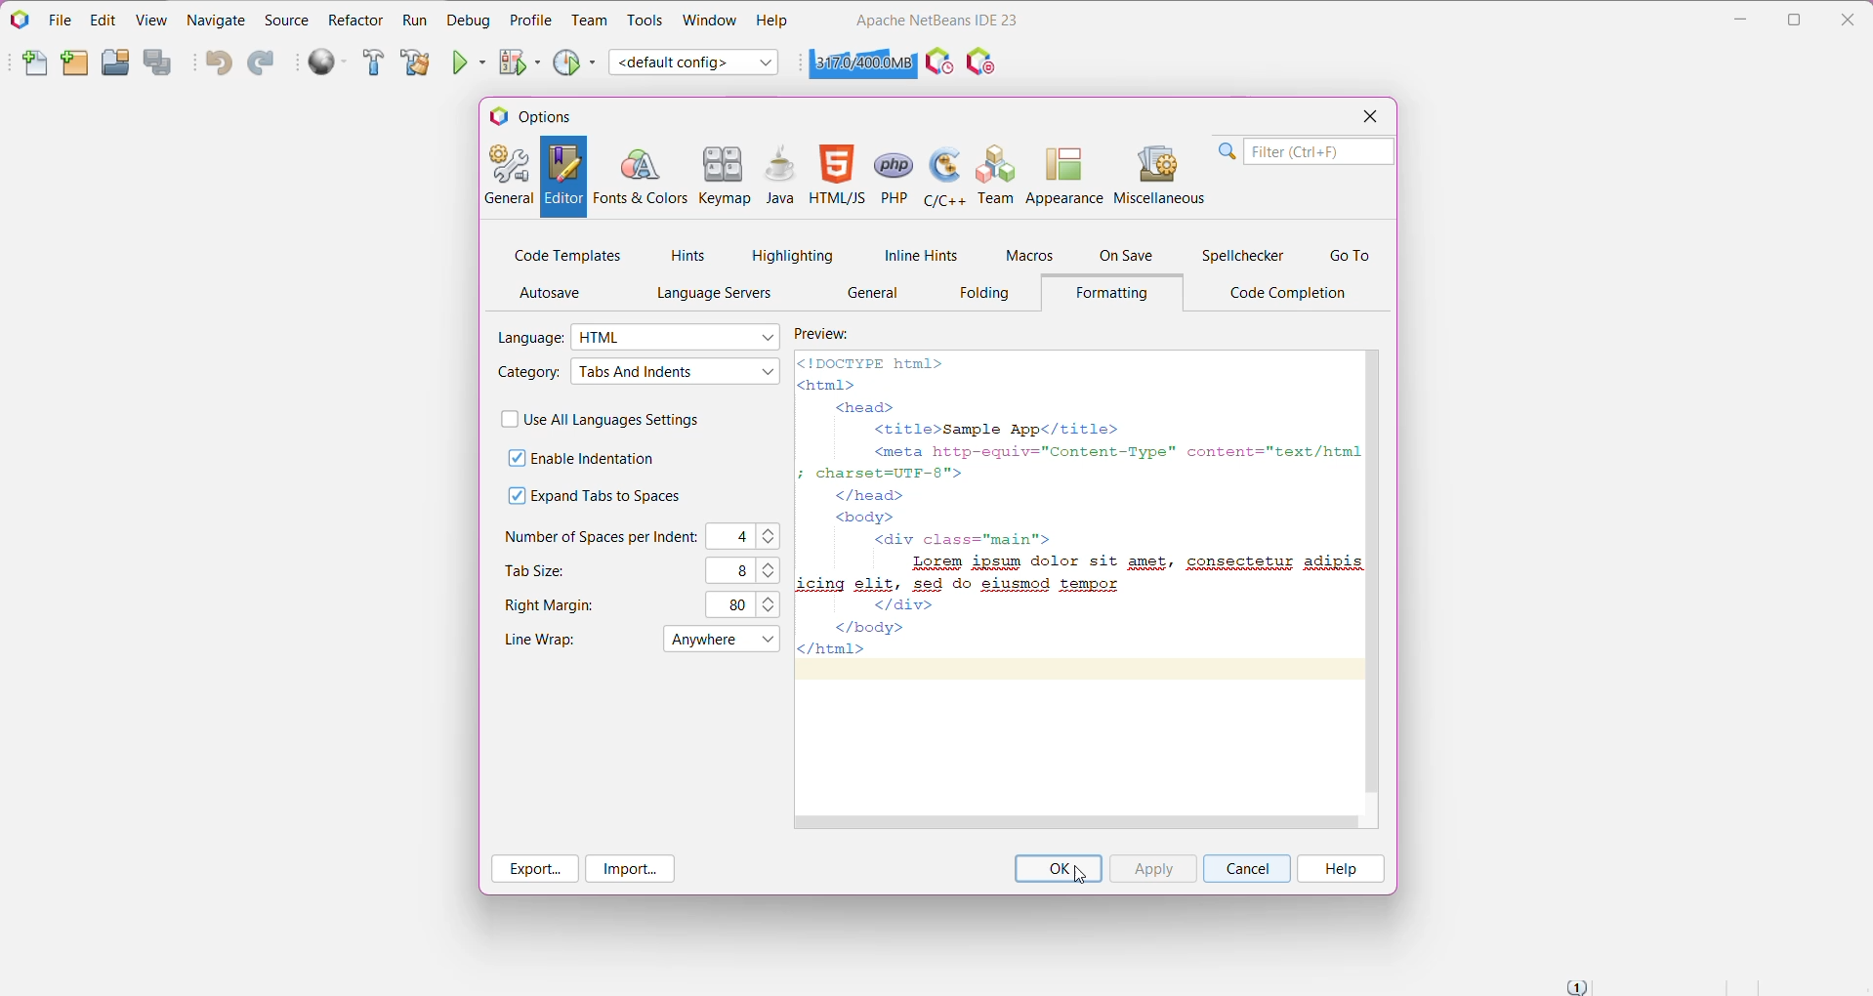 Image resolution: width=1873 pixels, height=996 pixels. I want to click on Number of Spaces per Indent, so click(601, 536).